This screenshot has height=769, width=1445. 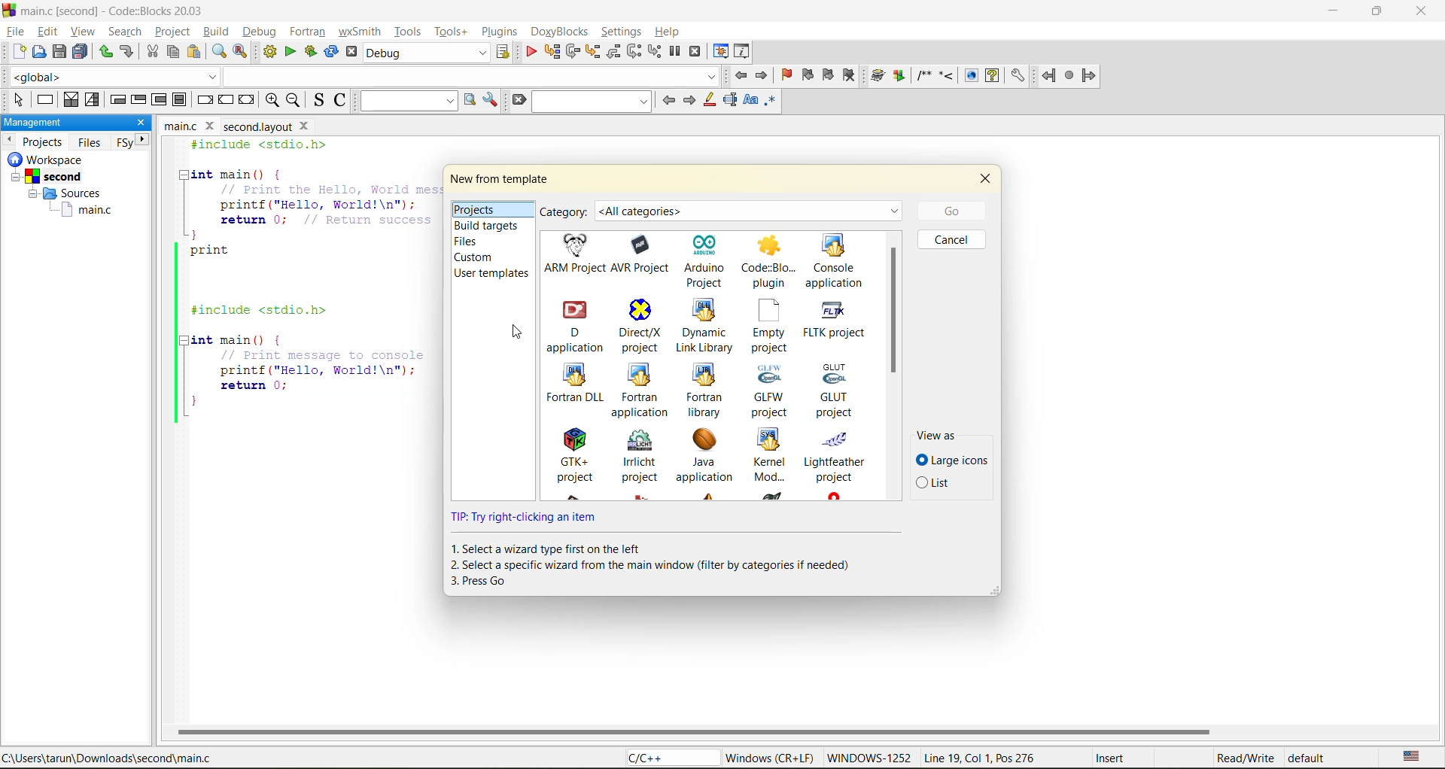 I want to click on projects, so click(x=483, y=208).